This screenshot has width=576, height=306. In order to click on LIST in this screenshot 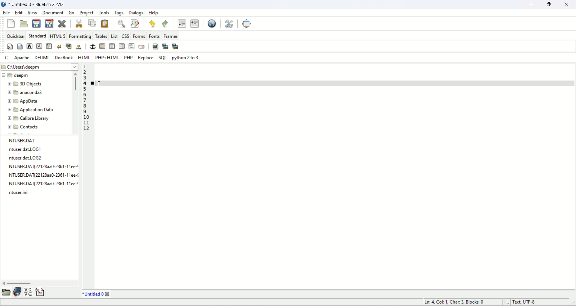, I will do `click(115, 36)`.